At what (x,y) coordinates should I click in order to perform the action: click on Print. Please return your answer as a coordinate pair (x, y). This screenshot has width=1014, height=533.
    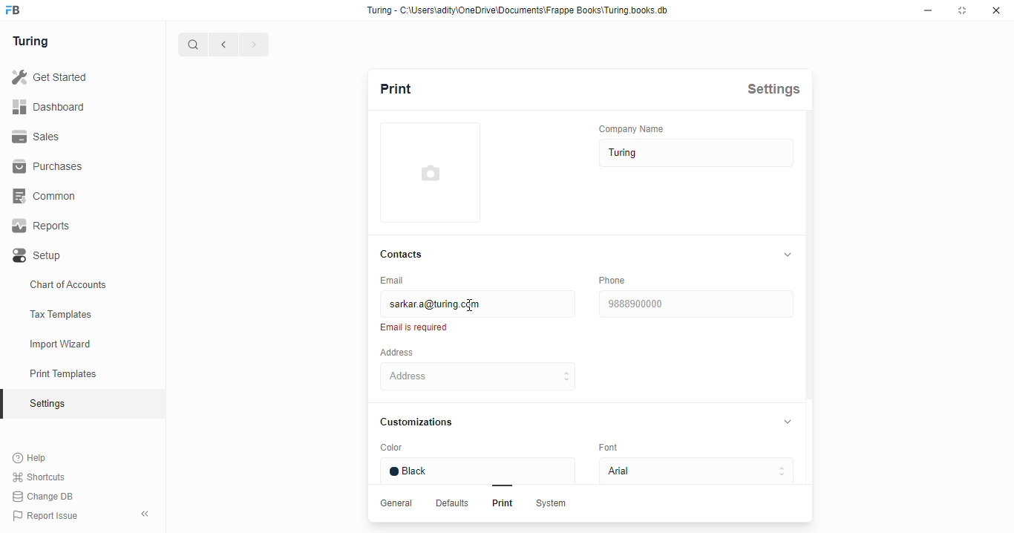
    Looking at the image, I should click on (414, 88).